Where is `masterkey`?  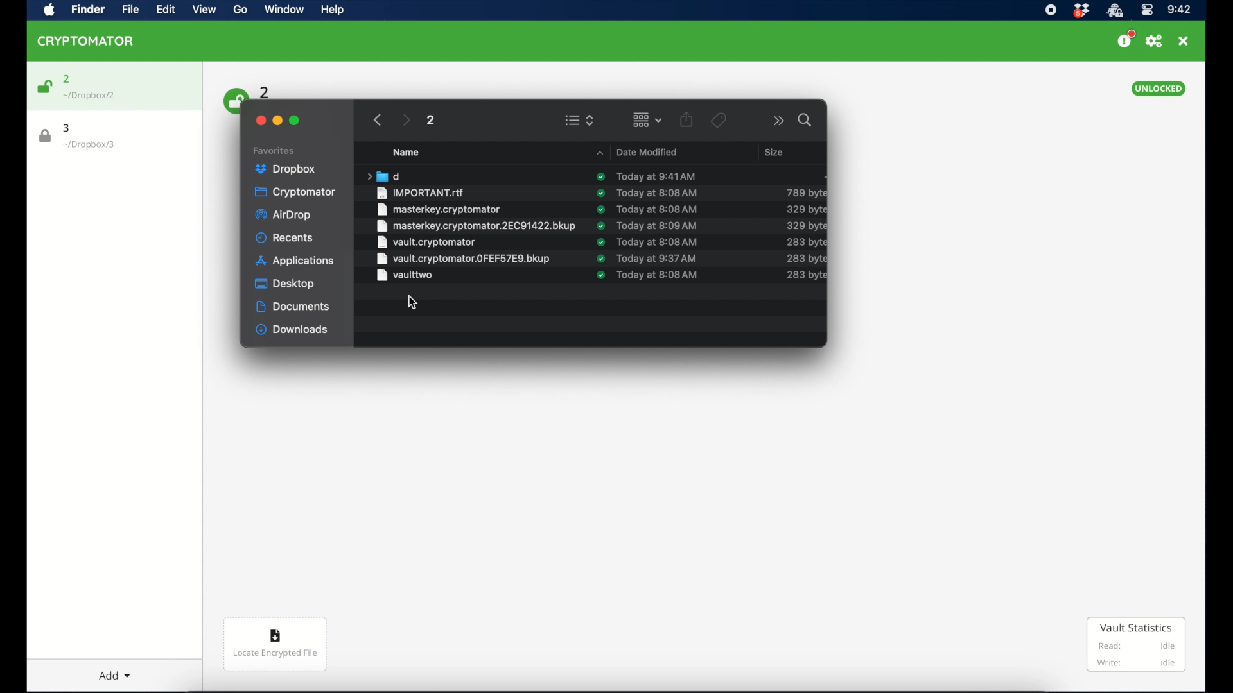
masterkey is located at coordinates (439, 209).